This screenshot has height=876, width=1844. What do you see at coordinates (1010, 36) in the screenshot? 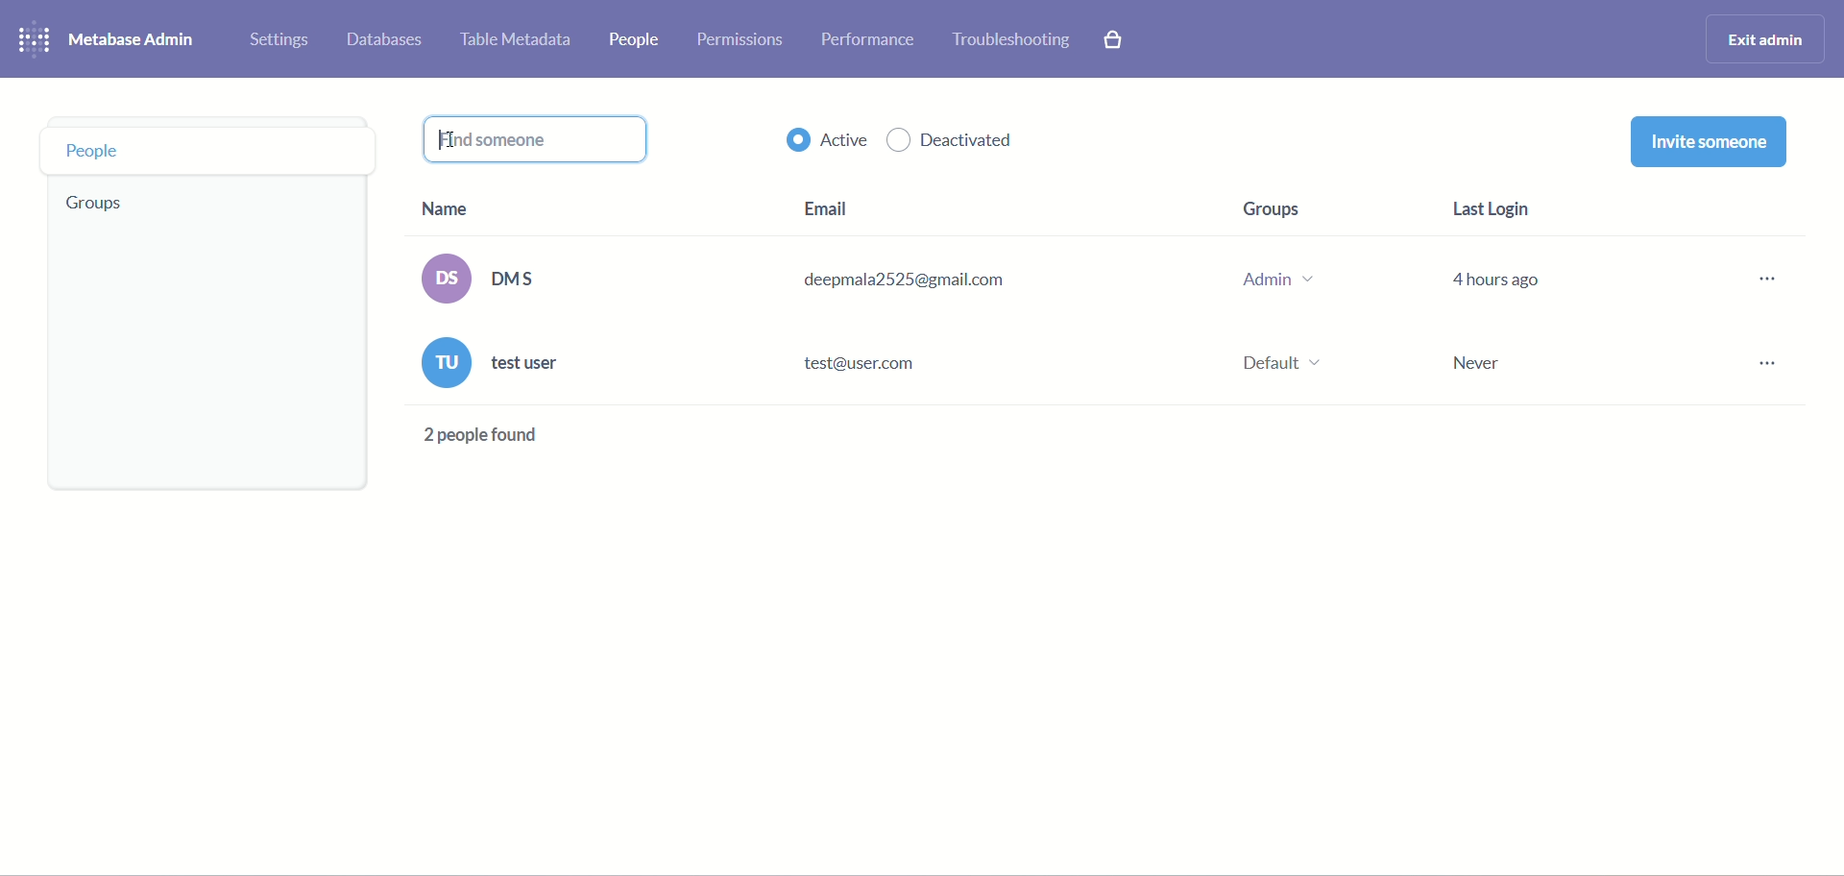
I see `troubleshooting` at bounding box center [1010, 36].